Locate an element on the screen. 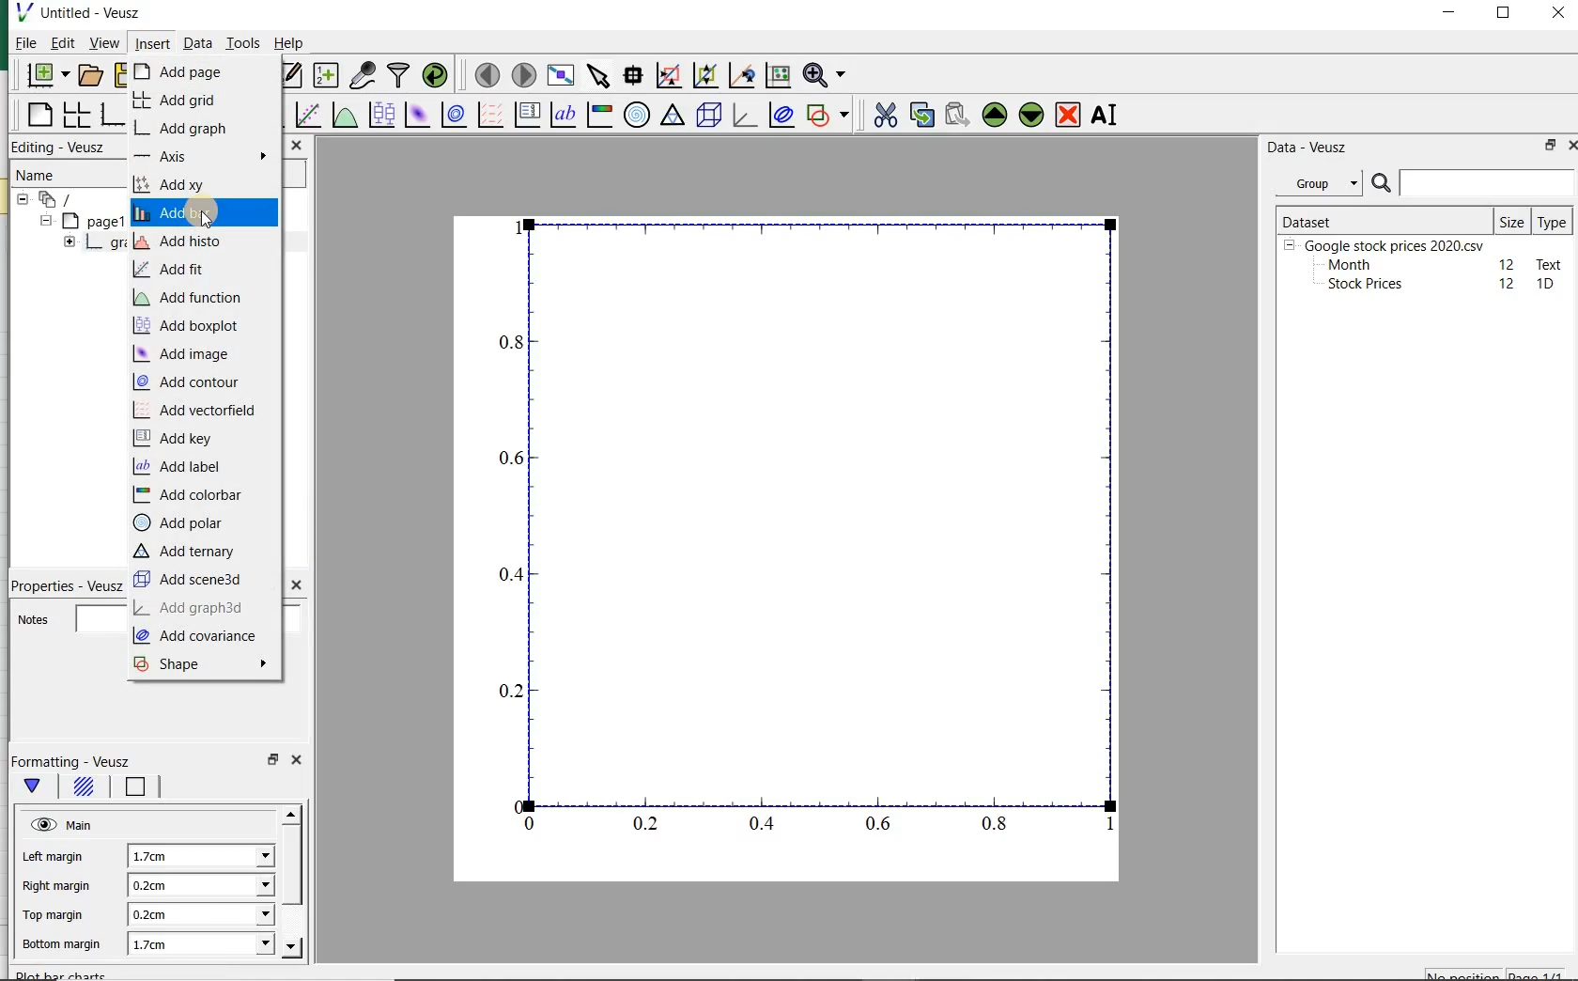  arrange graphs in a grid is located at coordinates (74, 116).